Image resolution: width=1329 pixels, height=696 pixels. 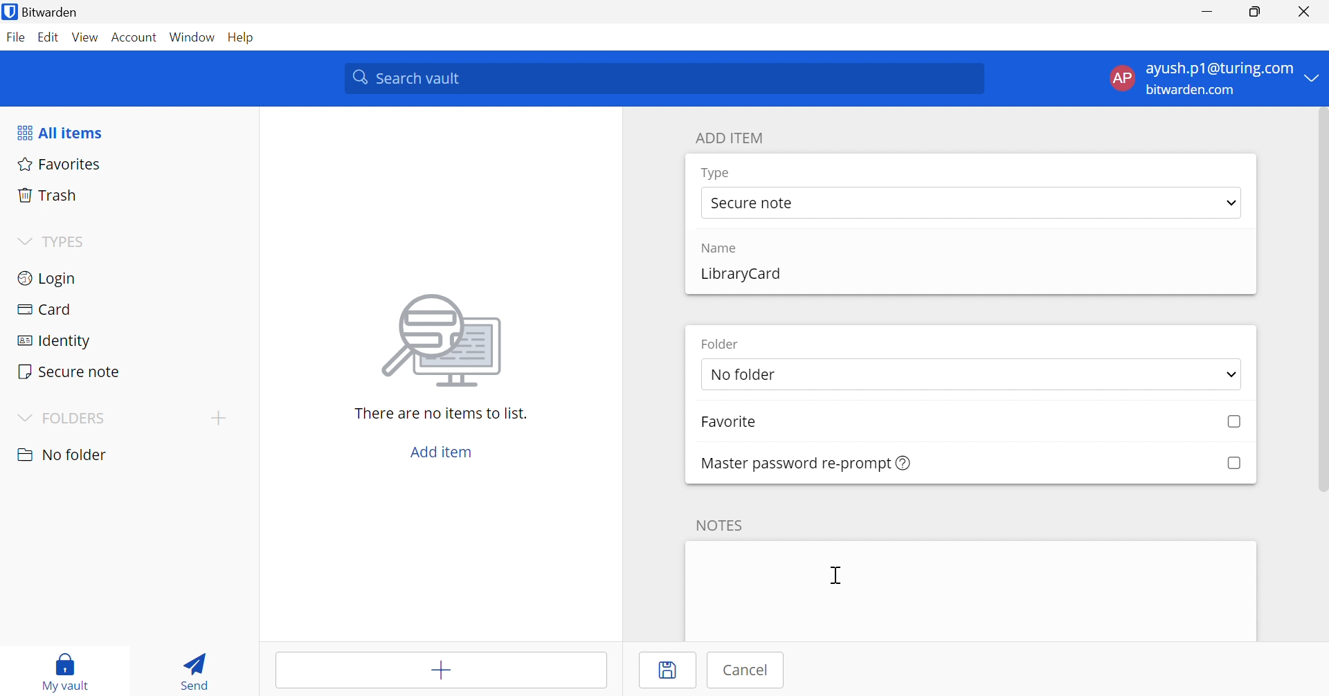 I want to click on There are no items to list., so click(x=441, y=413).